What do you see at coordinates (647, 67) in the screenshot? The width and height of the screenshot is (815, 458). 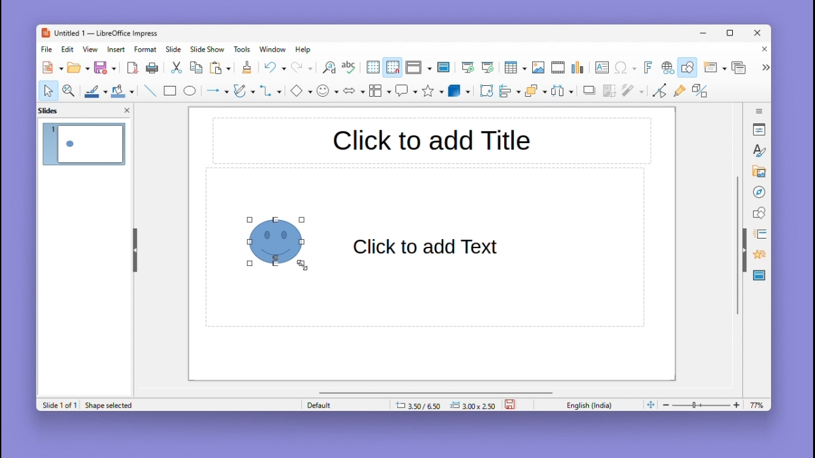 I see `Font work` at bounding box center [647, 67].